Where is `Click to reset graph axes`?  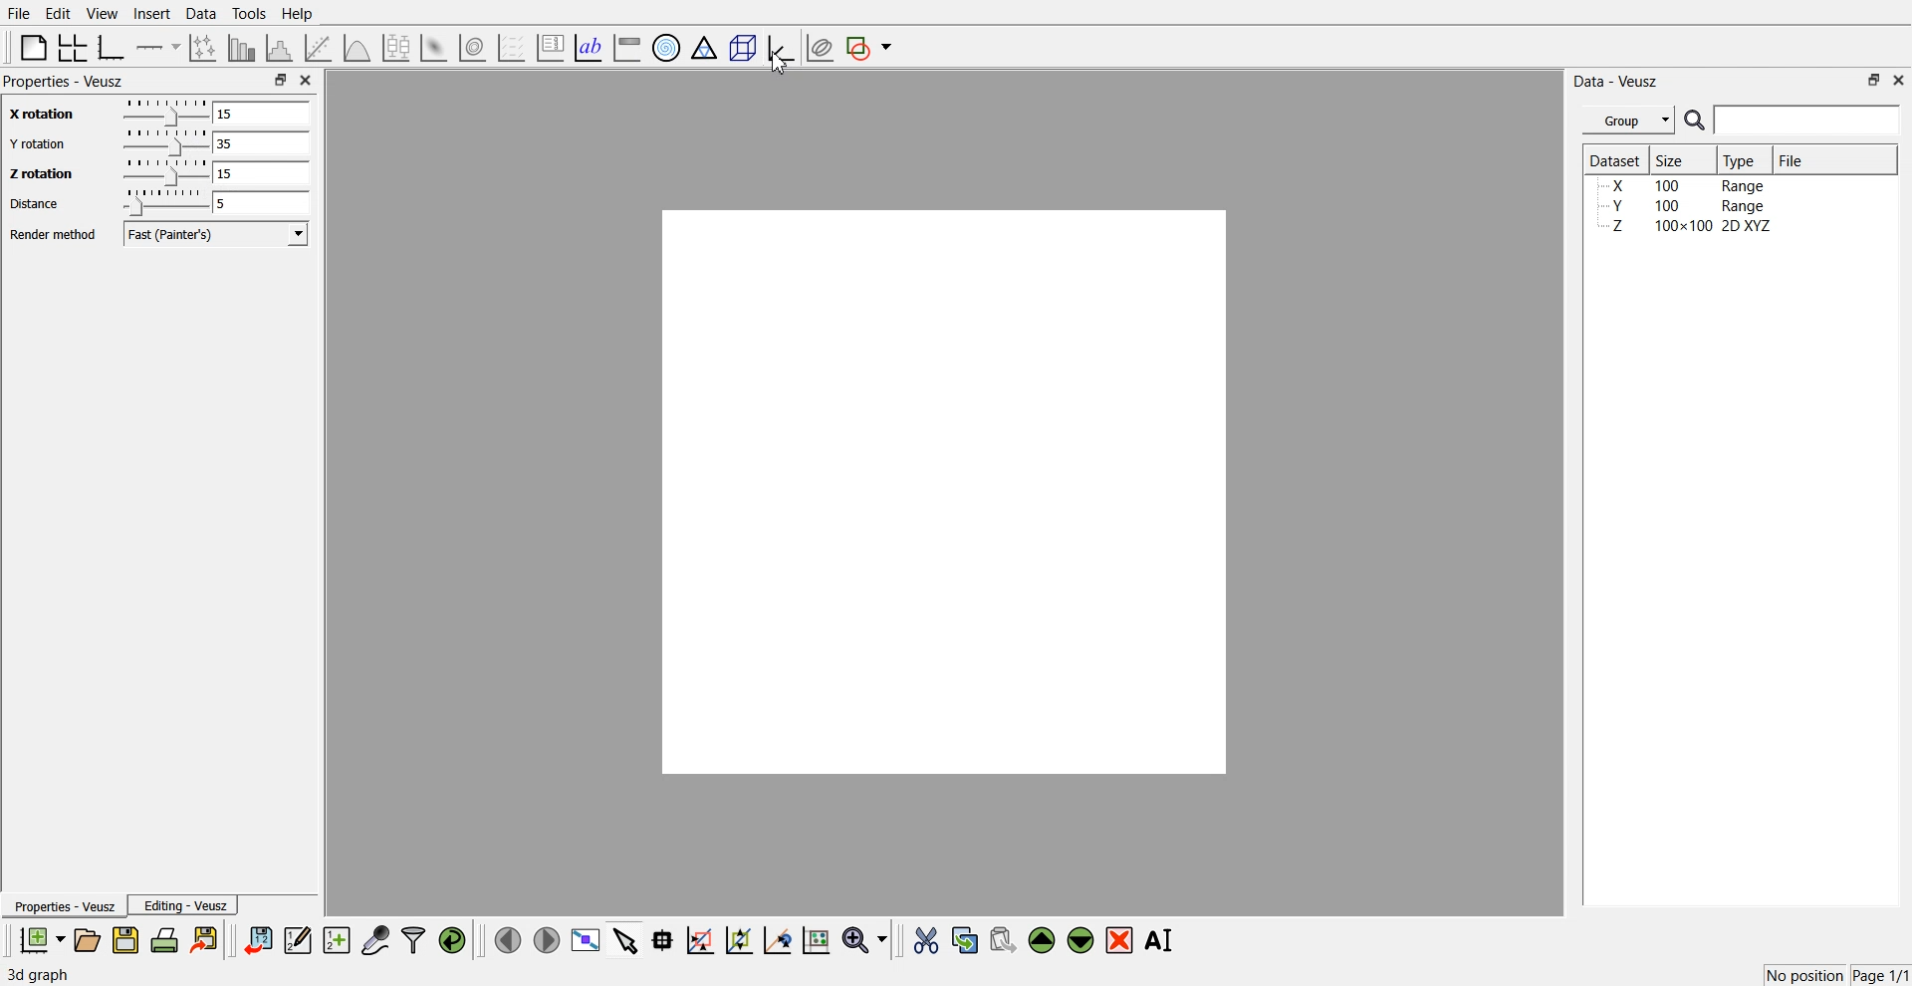 Click to reset graph axes is located at coordinates (816, 938).